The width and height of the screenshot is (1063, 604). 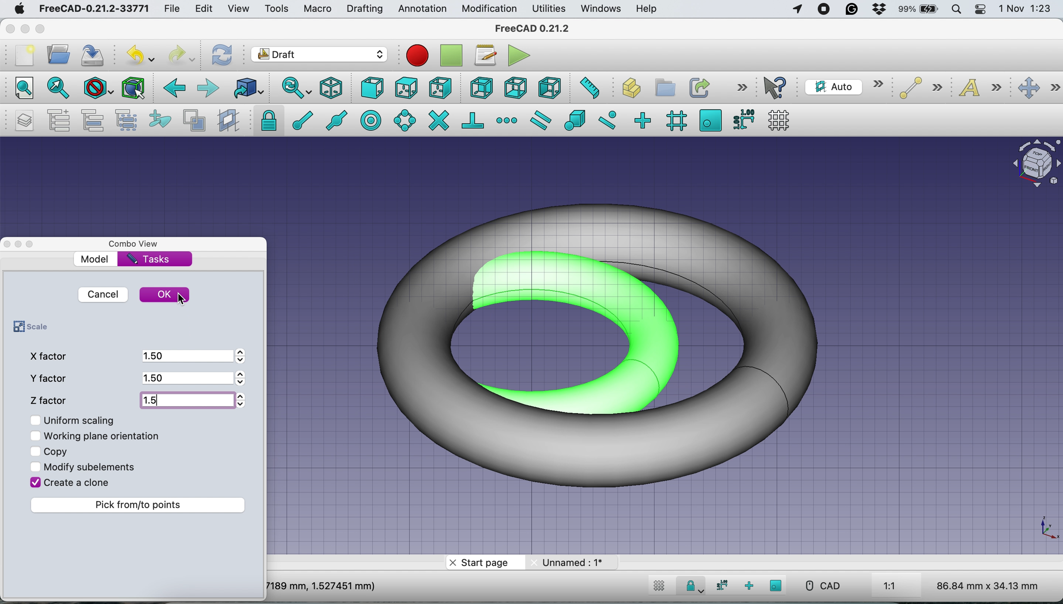 I want to click on ok, so click(x=166, y=295).